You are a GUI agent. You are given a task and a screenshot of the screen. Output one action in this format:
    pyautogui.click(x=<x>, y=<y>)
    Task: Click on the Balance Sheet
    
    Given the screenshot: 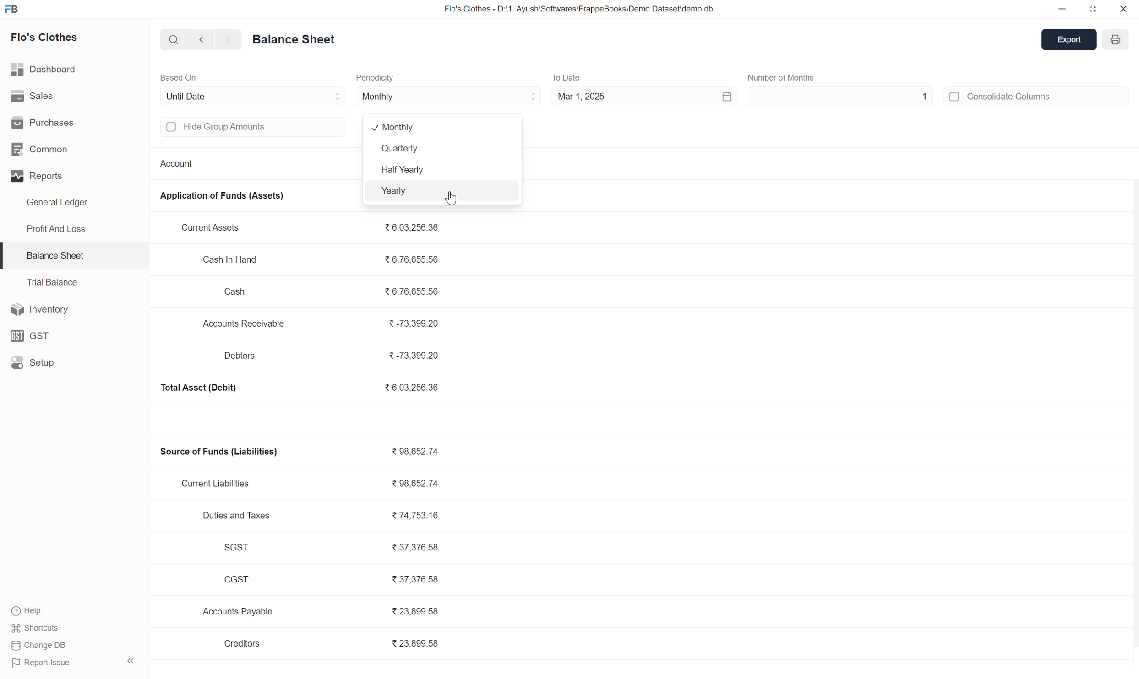 What is the action you would take?
    pyautogui.click(x=294, y=38)
    